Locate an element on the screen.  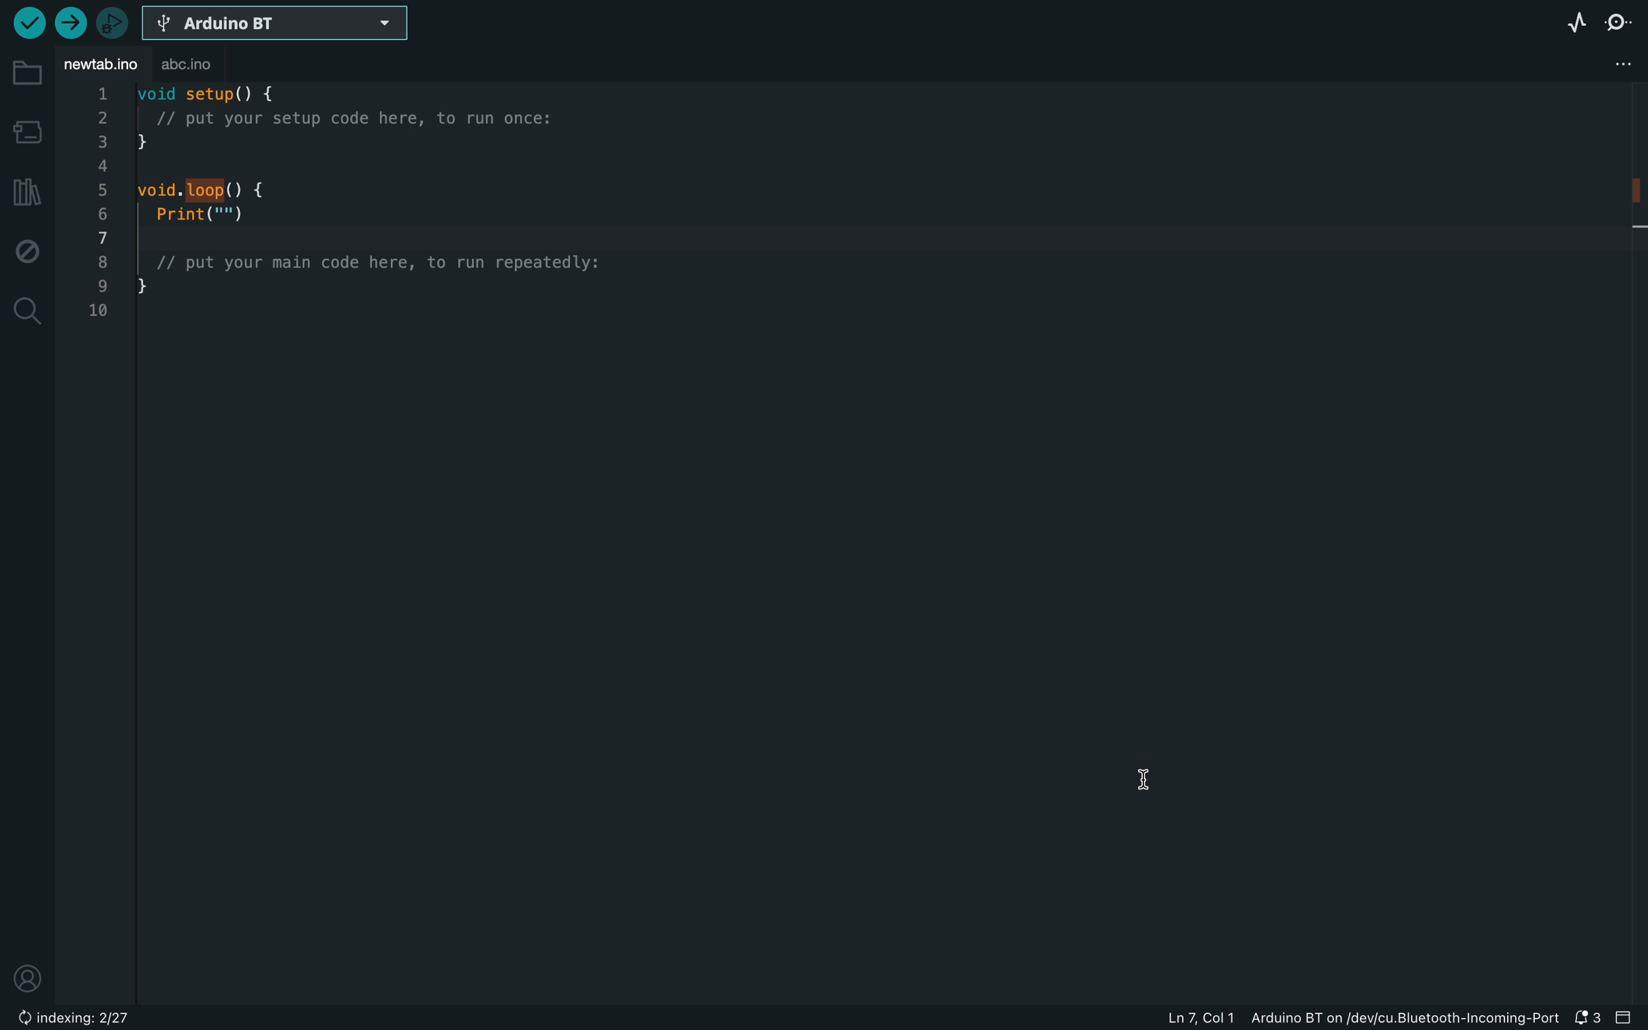
close slide bar is located at coordinates (1630, 1018).